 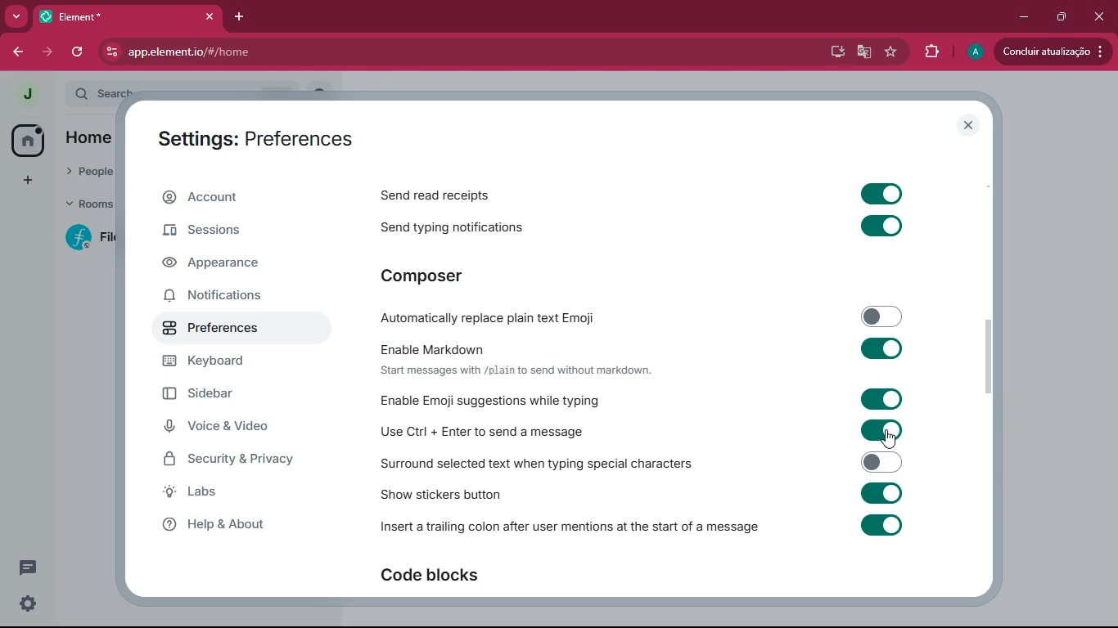 I want to click on notifications, so click(x=227, y=298).